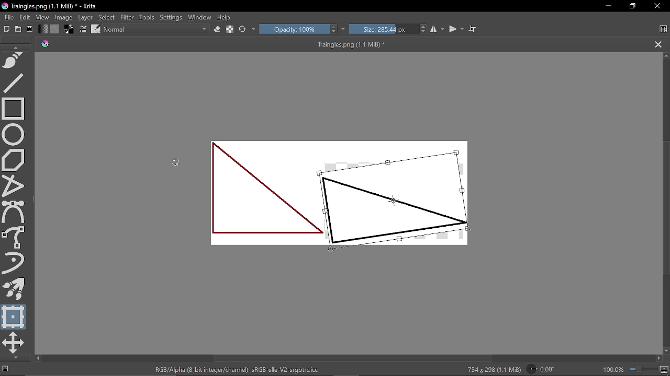  Describe the element at coordinates (172, 18) in the screenshot. I see `Settings` at that location.